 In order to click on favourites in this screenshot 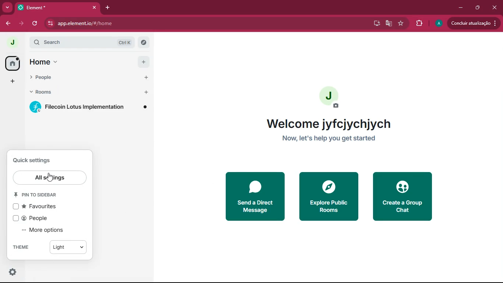, I will do `click(40, 208)`.